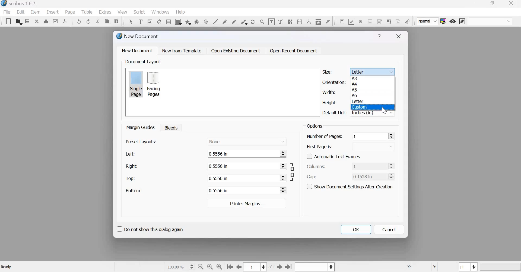  What do you see at coordinates (20, 4) in the screenshot?
I see `Scribus 1.6.2 - [Document-1]` at bounding box center [20, 4].